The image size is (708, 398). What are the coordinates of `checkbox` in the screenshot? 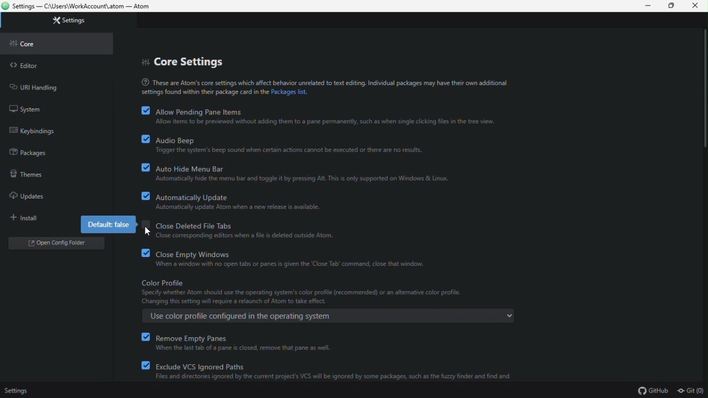 It's located at (143, 167).